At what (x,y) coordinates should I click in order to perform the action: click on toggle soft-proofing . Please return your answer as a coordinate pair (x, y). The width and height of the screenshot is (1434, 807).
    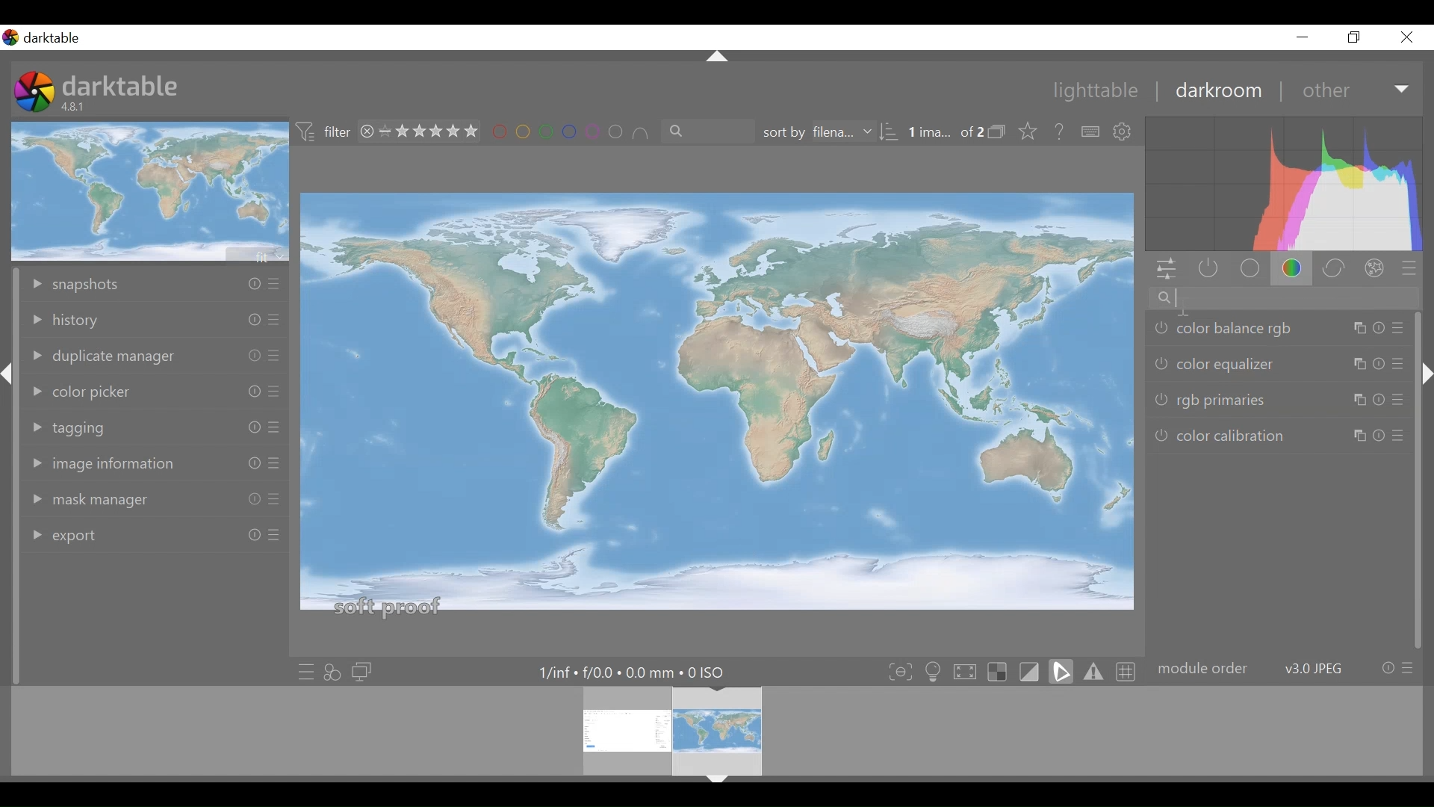
    Looking at the image, I should click on (1061, 671).